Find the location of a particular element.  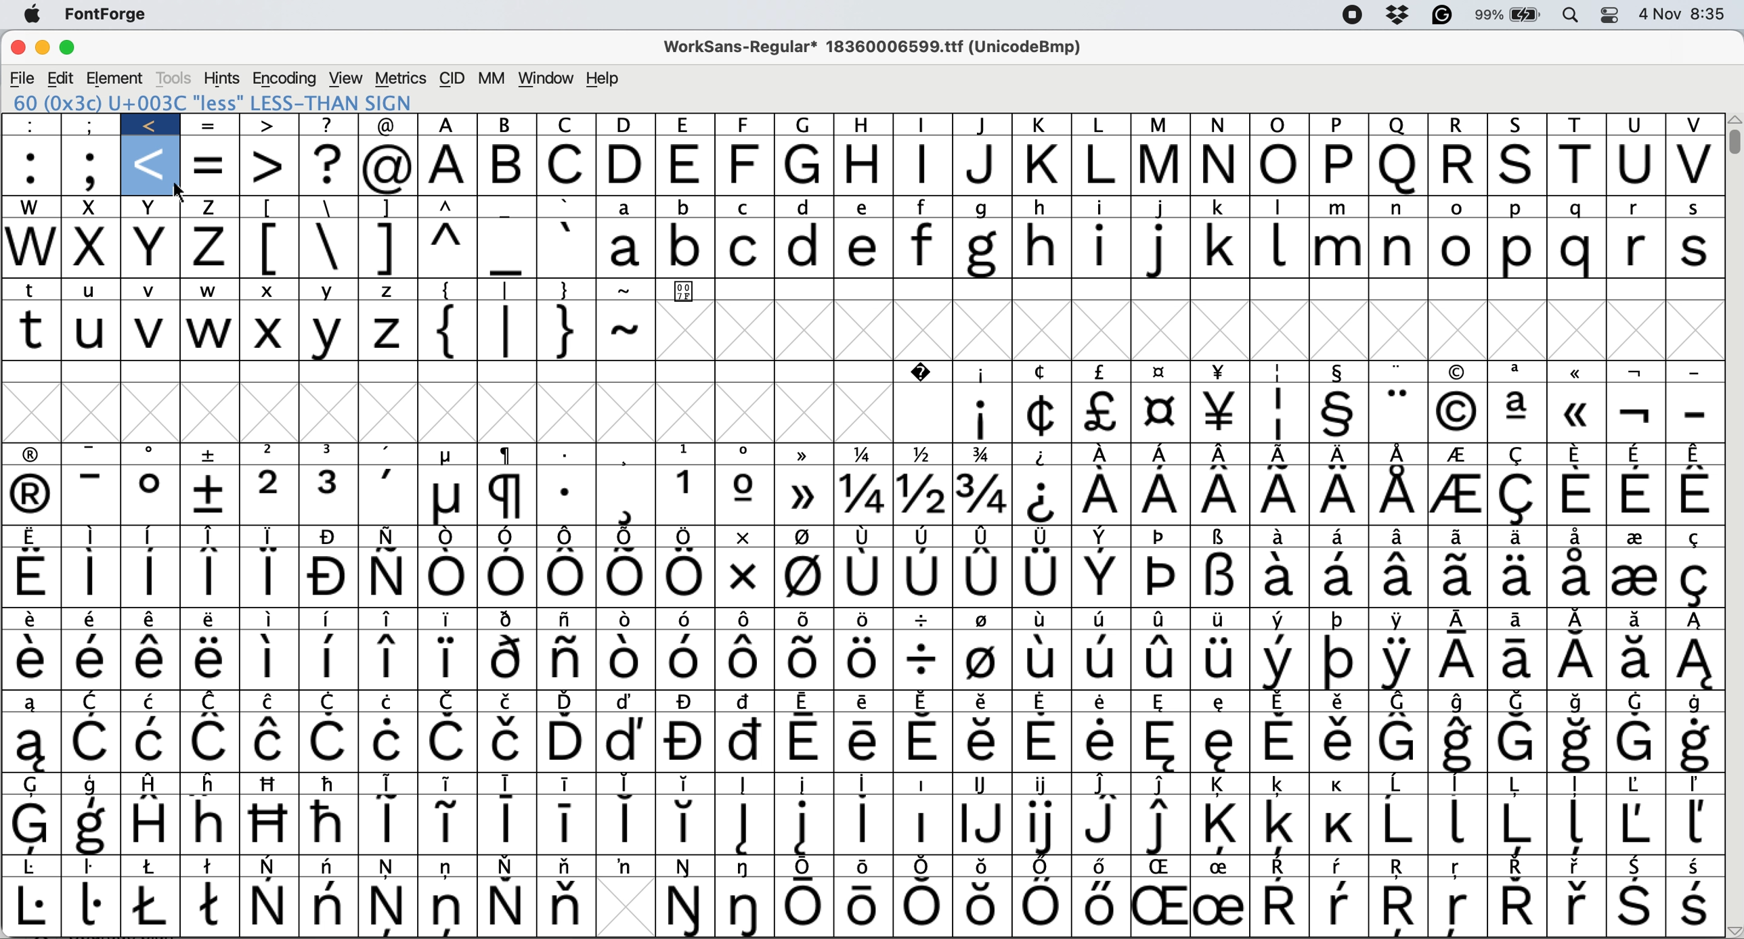

Symbol is located at coordinates (1106, 453).